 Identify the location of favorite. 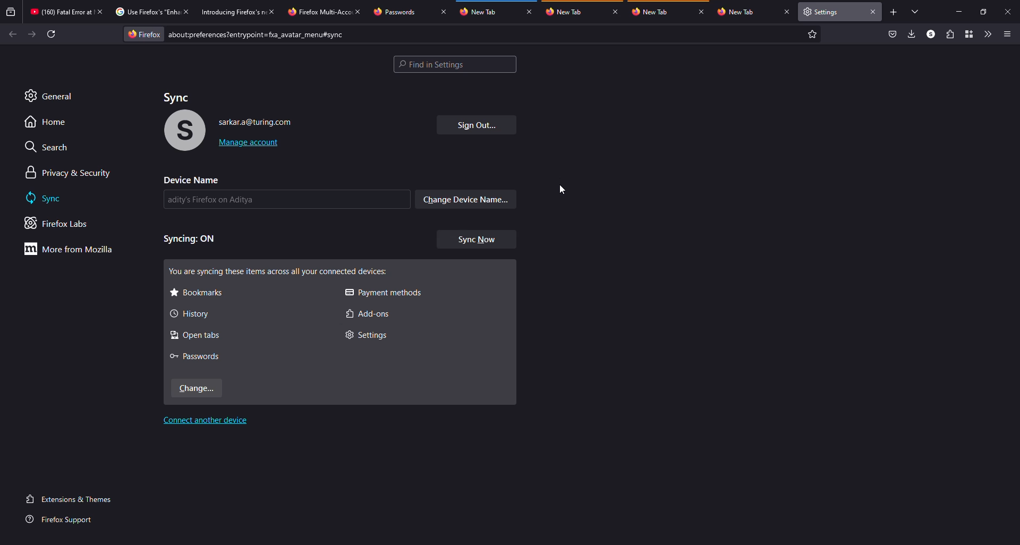
(812, 35).